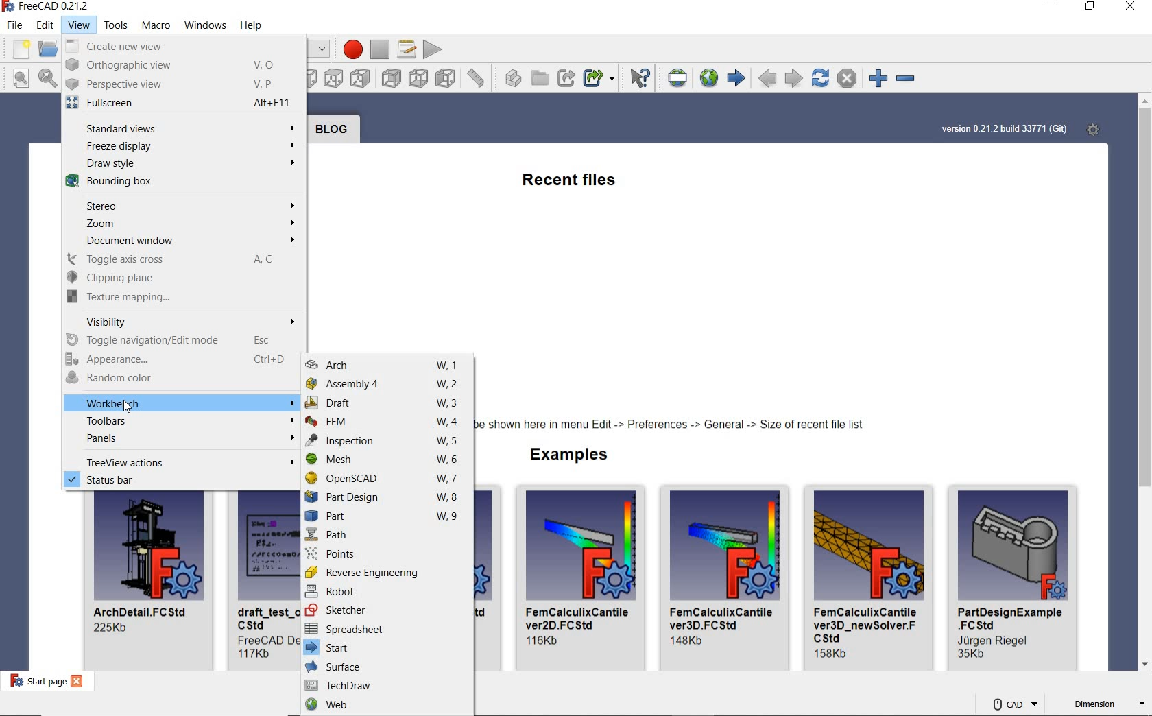 The image size is (1152, 716). Describe the element at coordinates (49, 51) in the screenshot. I see `open` at that location.